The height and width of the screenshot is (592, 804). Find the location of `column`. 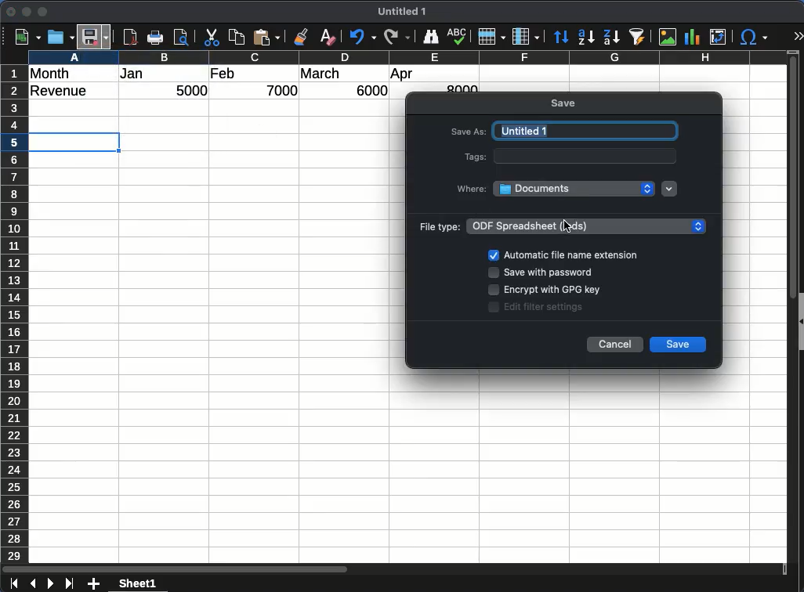

column is located at coordinates (407, 56).